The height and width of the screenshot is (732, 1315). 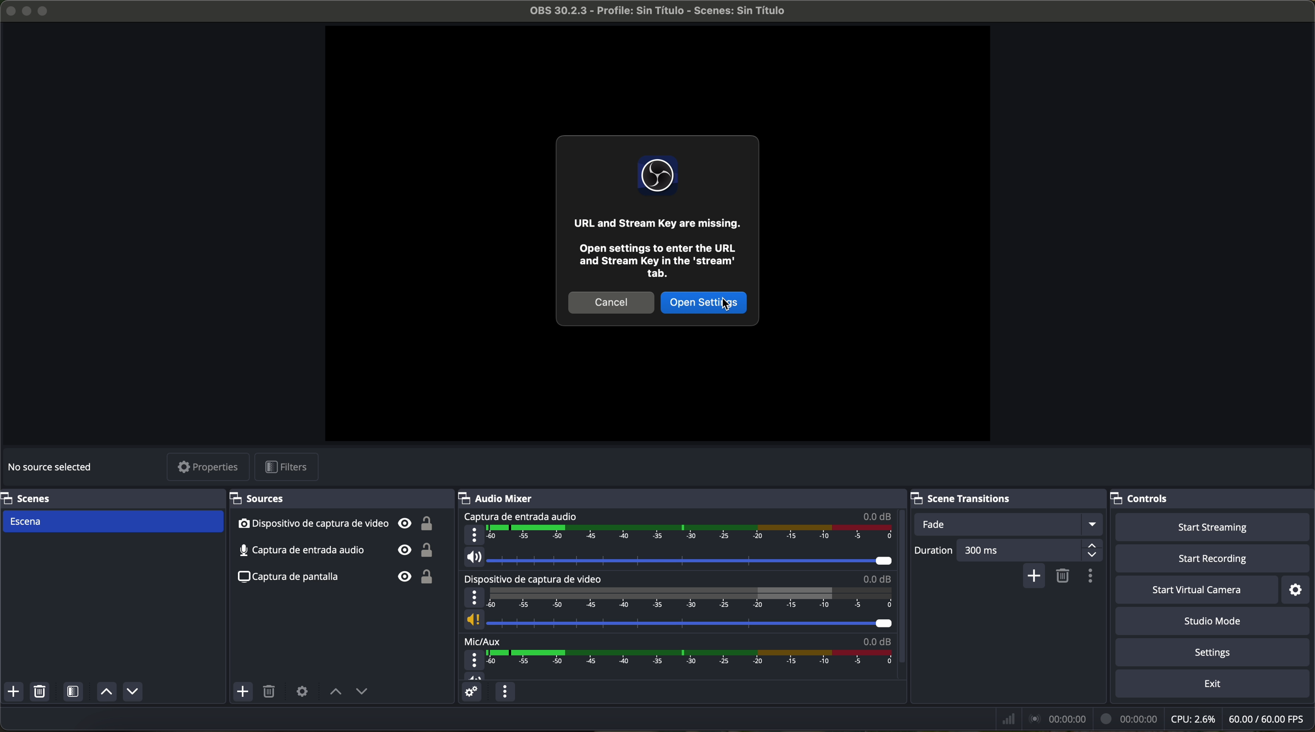 I want to click on filters, so click(x=290, y=468).